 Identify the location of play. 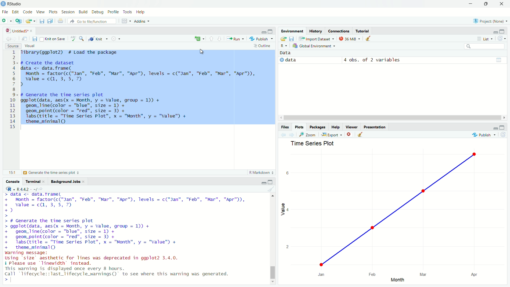
(282, 60).